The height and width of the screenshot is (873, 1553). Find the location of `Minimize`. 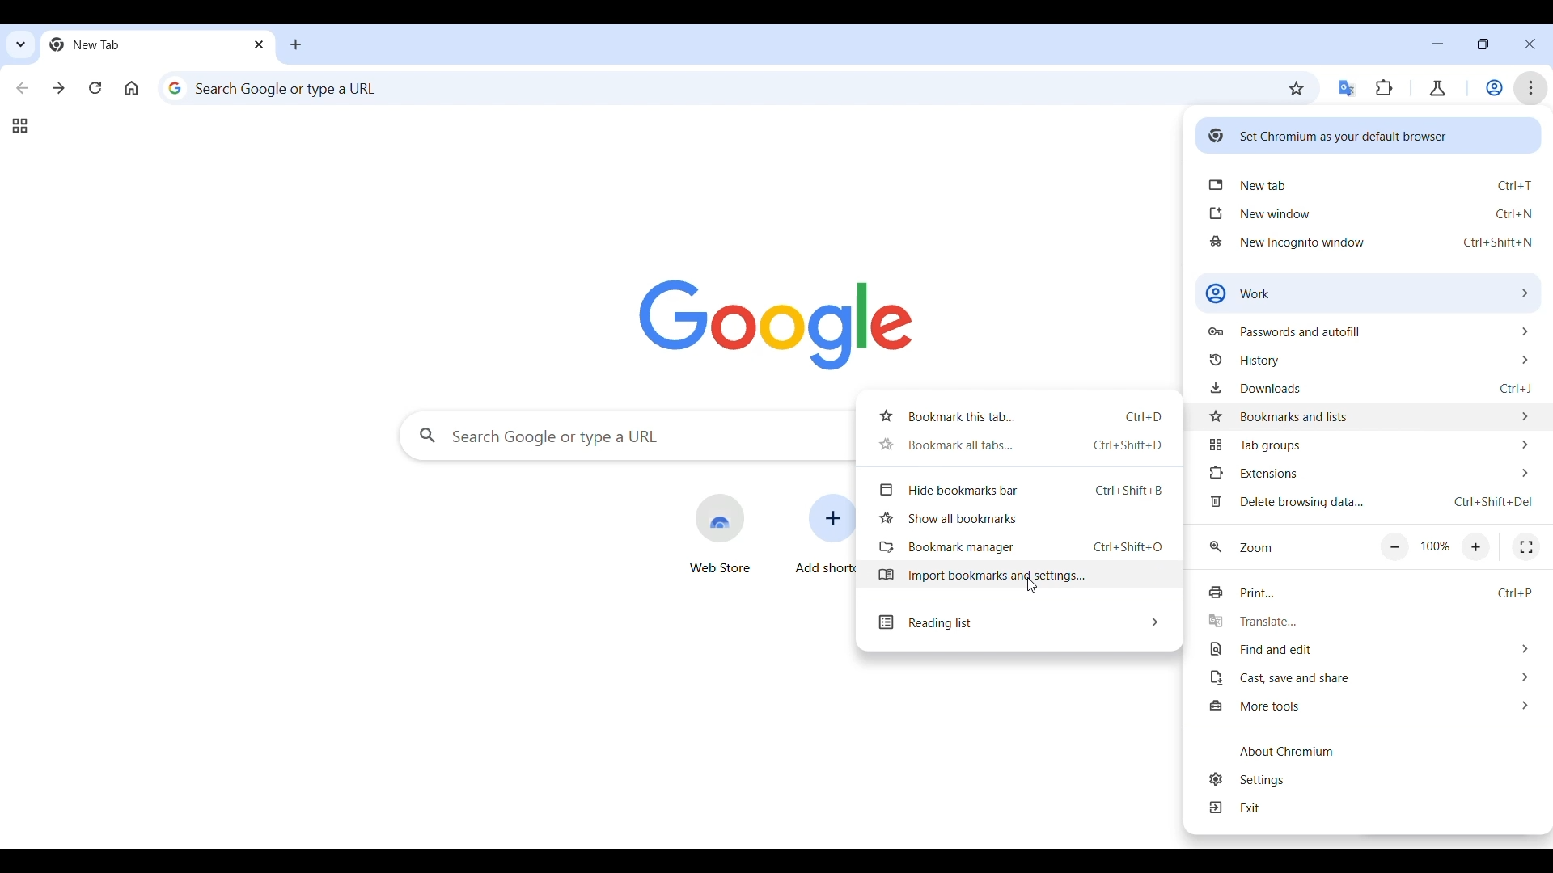

Minimize is located at coordinates (1437, 44).